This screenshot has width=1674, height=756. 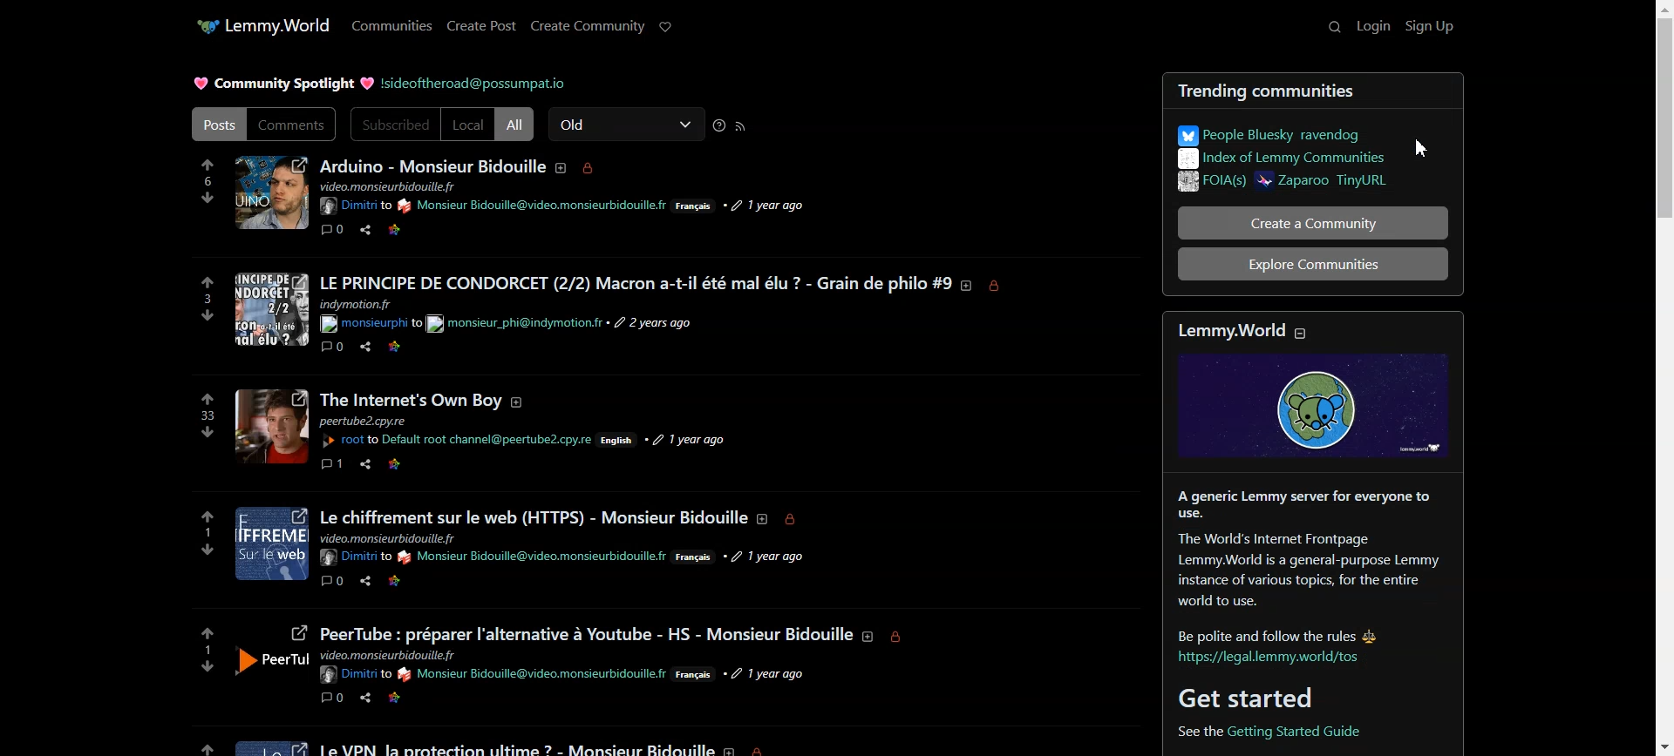 What do you see at coordinates (699, 558) in the screenshot?
I see `Francais` at bounding box center [699, 558].